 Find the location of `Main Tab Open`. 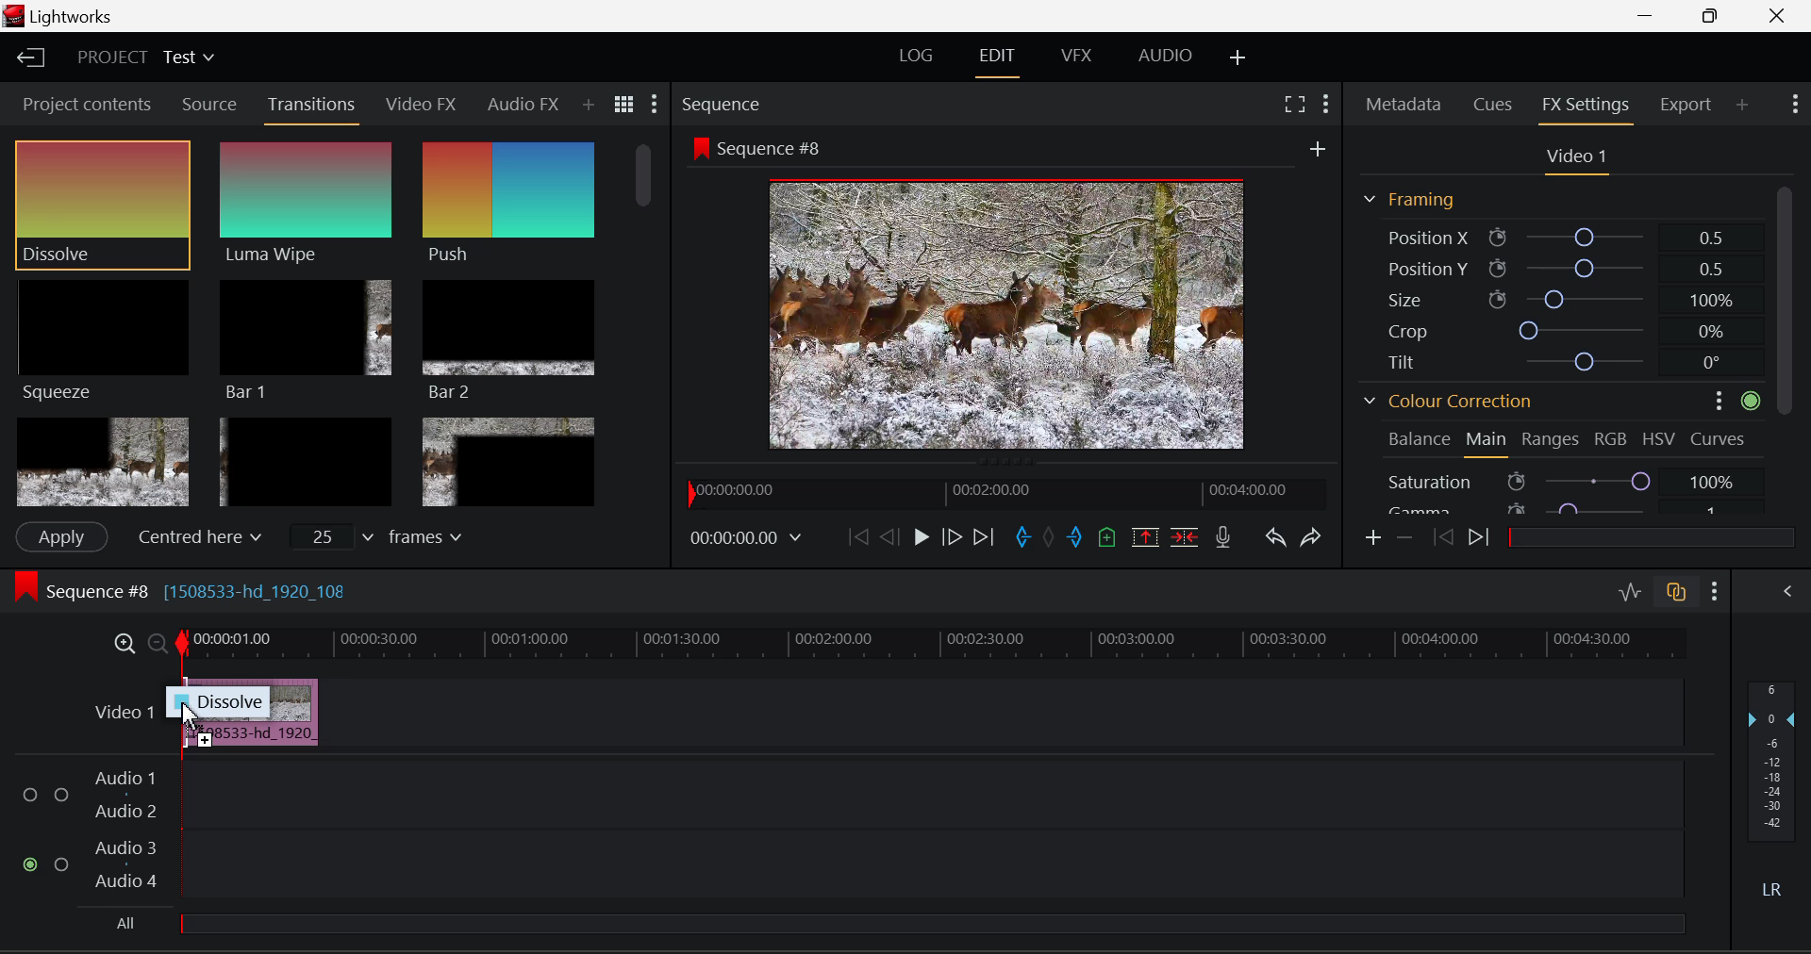

Main Tab Open is located at coordinates (1487, 443).